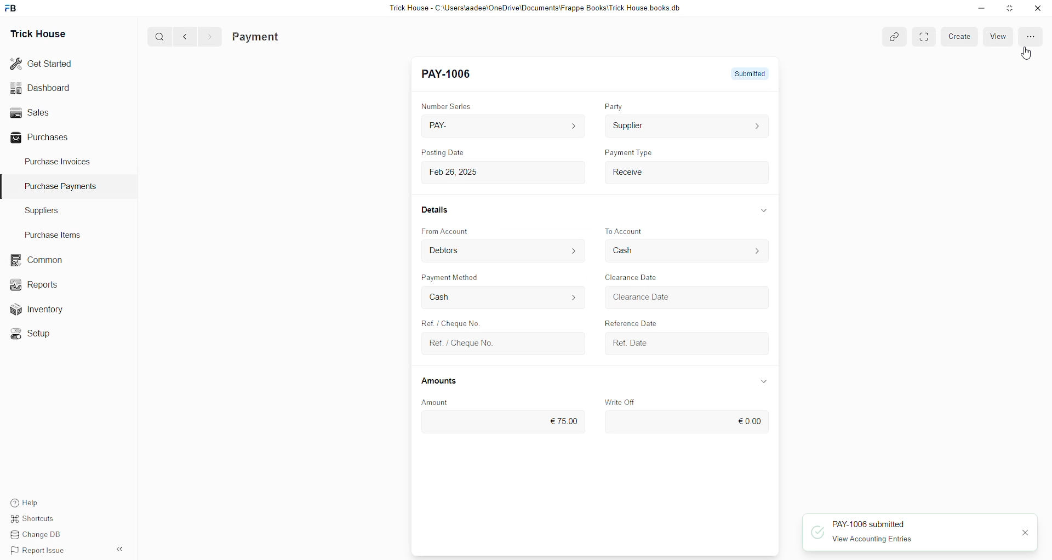 Image resolution: width=1052 pixels, height=560 pixels. Describe the element at coordinates (500, 172) in the screenshot. I see `Feb 26, 2025 ` at that location.